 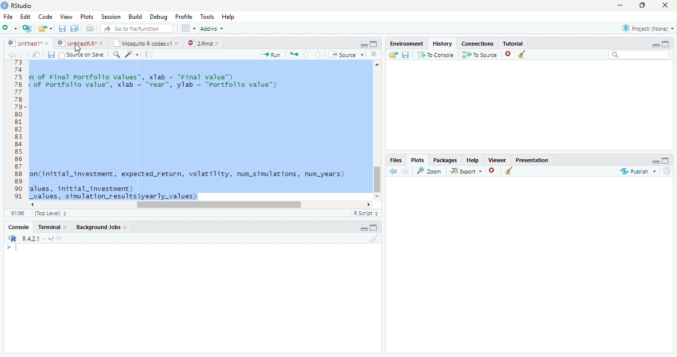 What do you see at coordinates (218, 204) in the screenshot?
I see `Scroll bar` at bounding box center [218, 204].